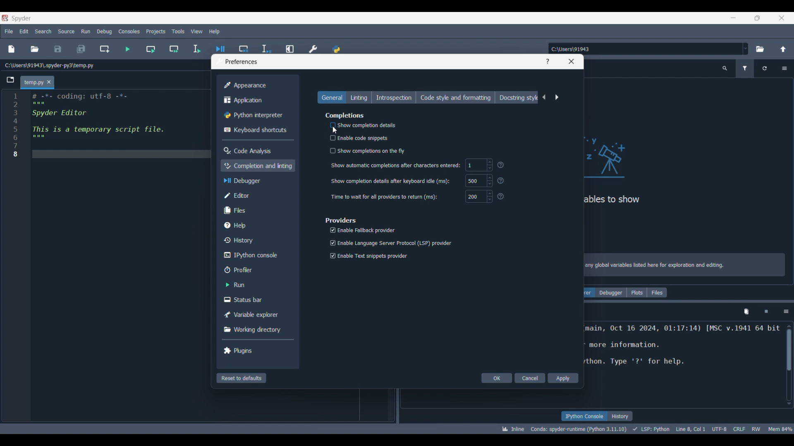 The height and width of the screenshot is (446, 794). What do you see at coordinates (11, 49) in the screenshot?
I see `New file` at bounding box center [11, 49].